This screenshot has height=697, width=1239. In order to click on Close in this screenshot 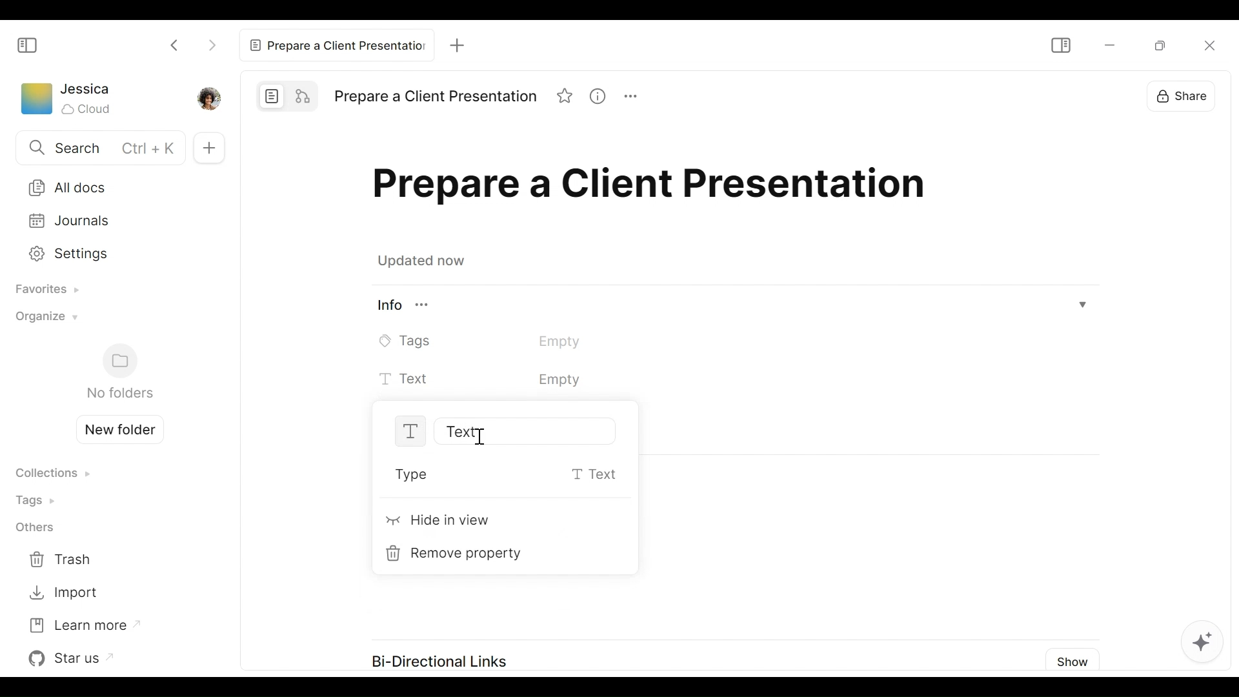, I will do `click(1211, 50)`.